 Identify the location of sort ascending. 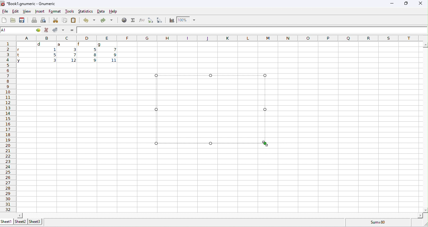
(150, 20).